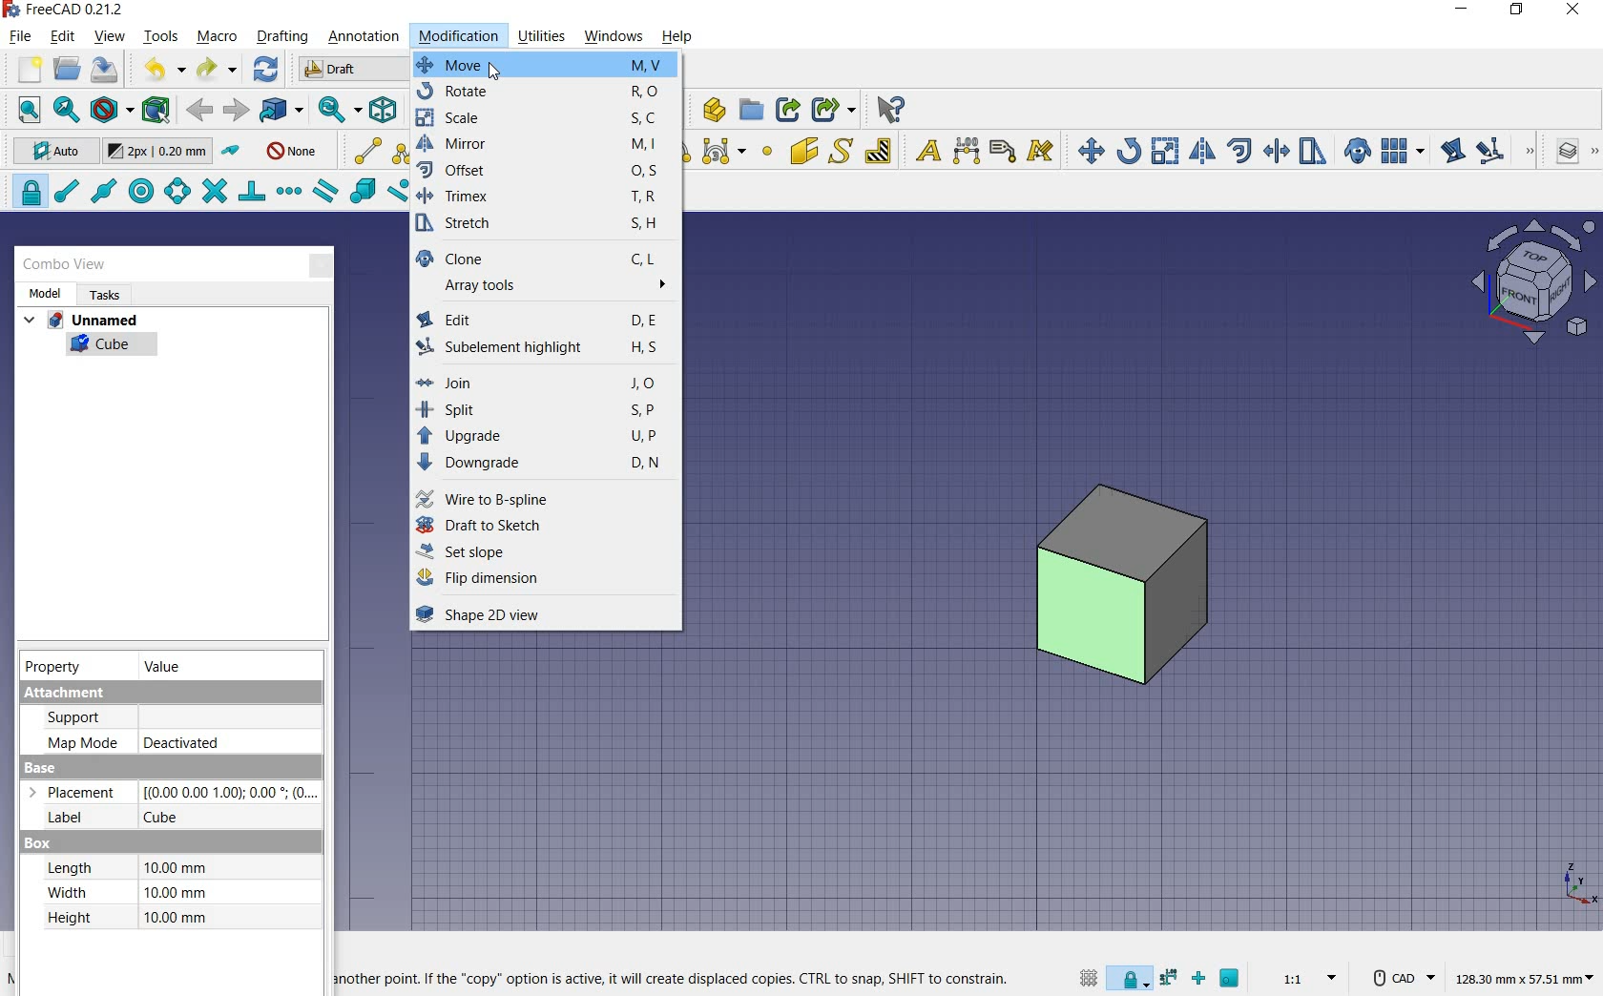  Describe the element at coordinates (1358, 152) in the screenshot. I see `clone` at that location.